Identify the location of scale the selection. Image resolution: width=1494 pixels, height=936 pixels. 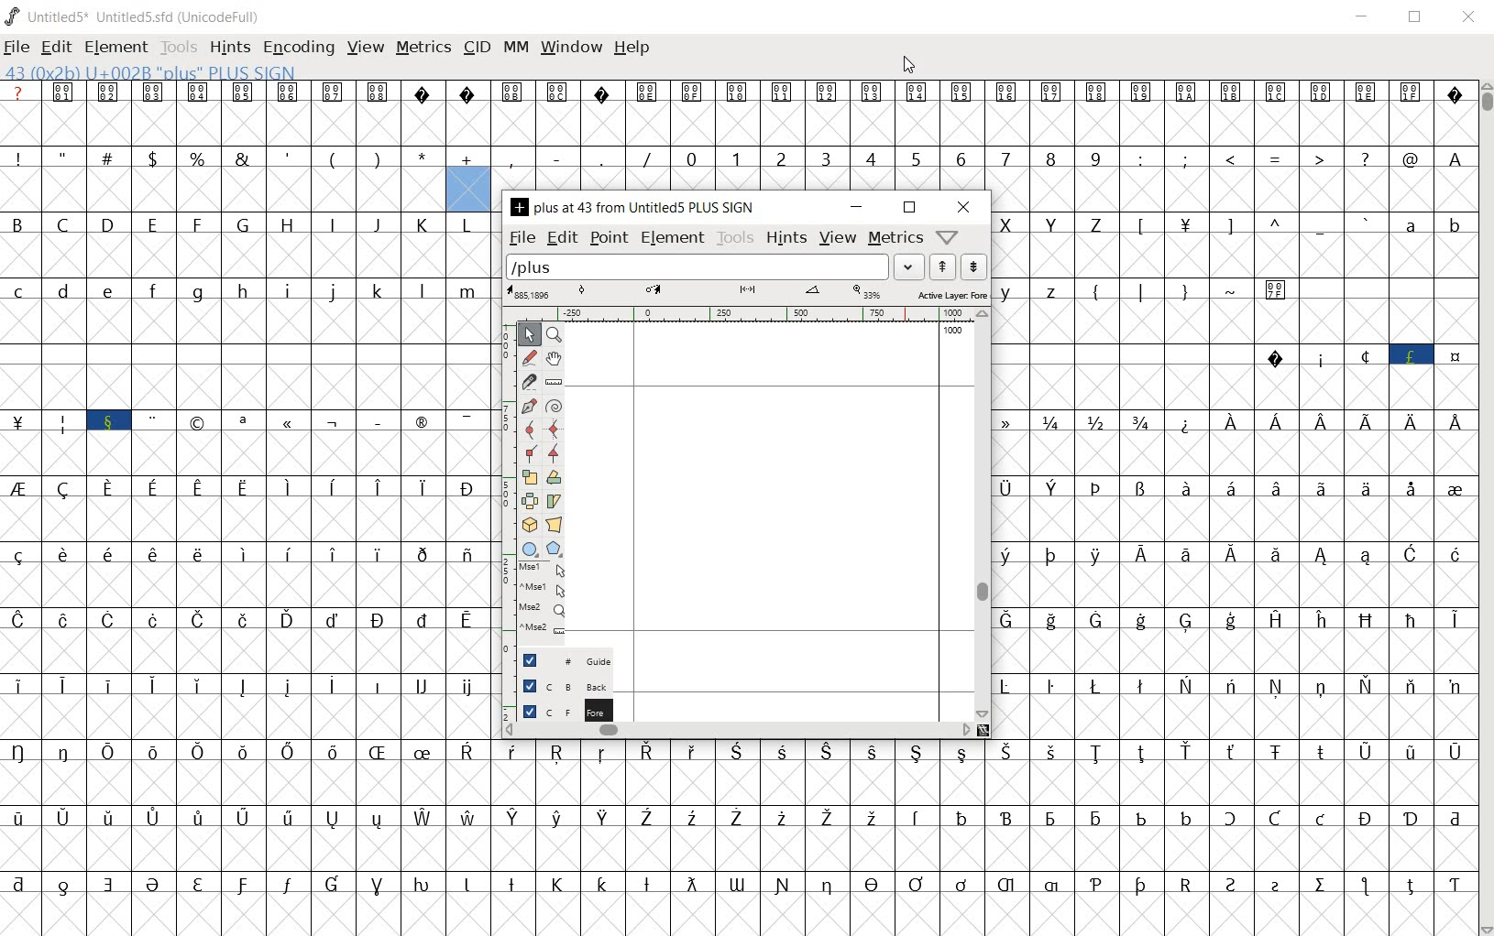
(529, 477).